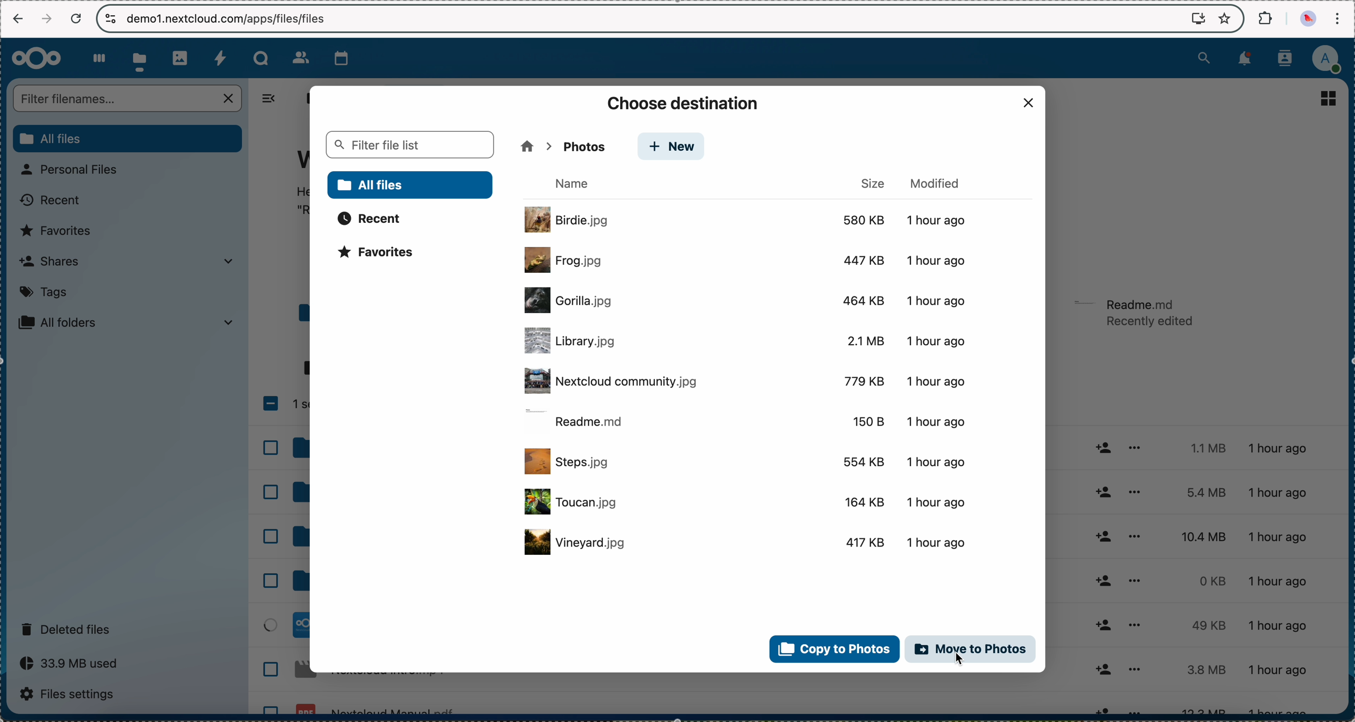 This screenshot has width=1355, height=722. What do you see at coordinates (1135, 577) in the screenshot?
I see `more options` at bounding box center [1135, 577].